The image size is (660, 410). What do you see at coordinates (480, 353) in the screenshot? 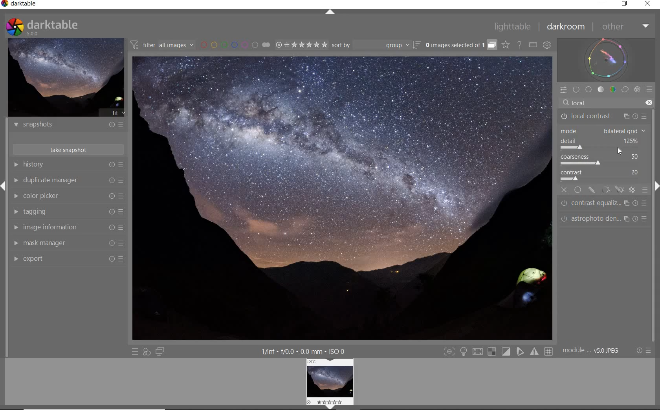
I see `toggle high quality processing` at bounding box center [480, 353].